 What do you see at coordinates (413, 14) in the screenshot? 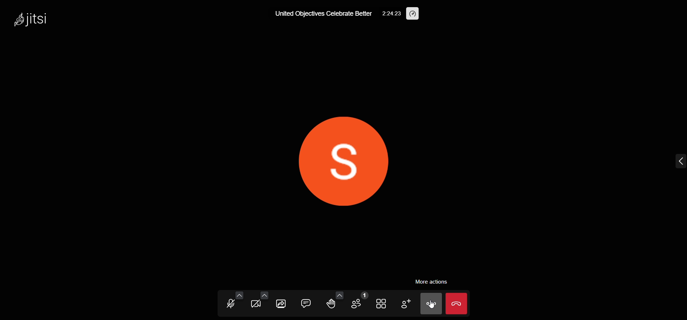
I see `performance setting` at bounding box center [413, 14].